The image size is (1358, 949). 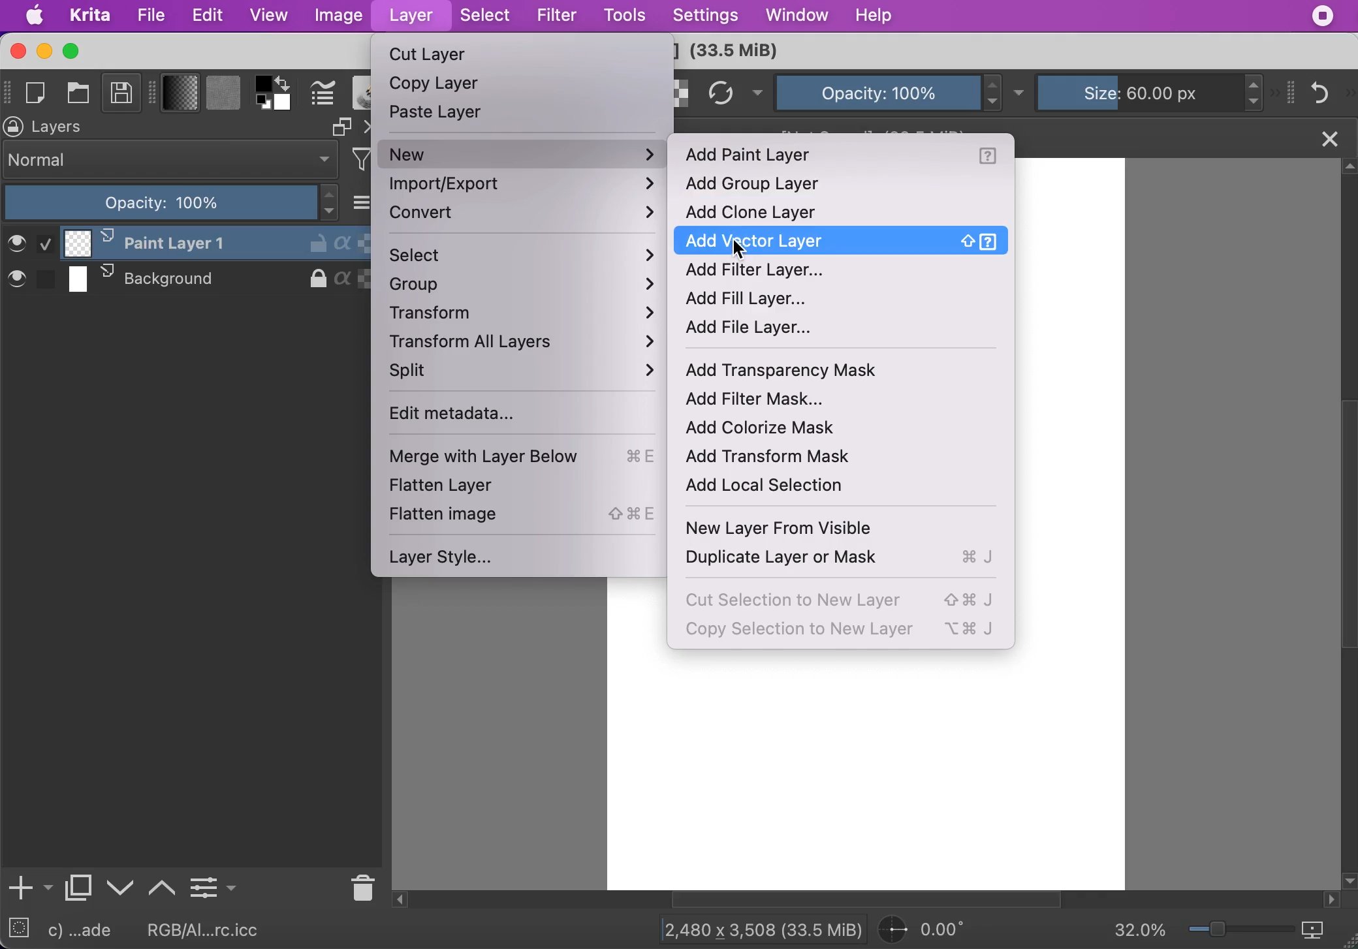 What do you see at coordinates (524, 257) in the screenshot?
I see `select` at bounding box center [524, 257].